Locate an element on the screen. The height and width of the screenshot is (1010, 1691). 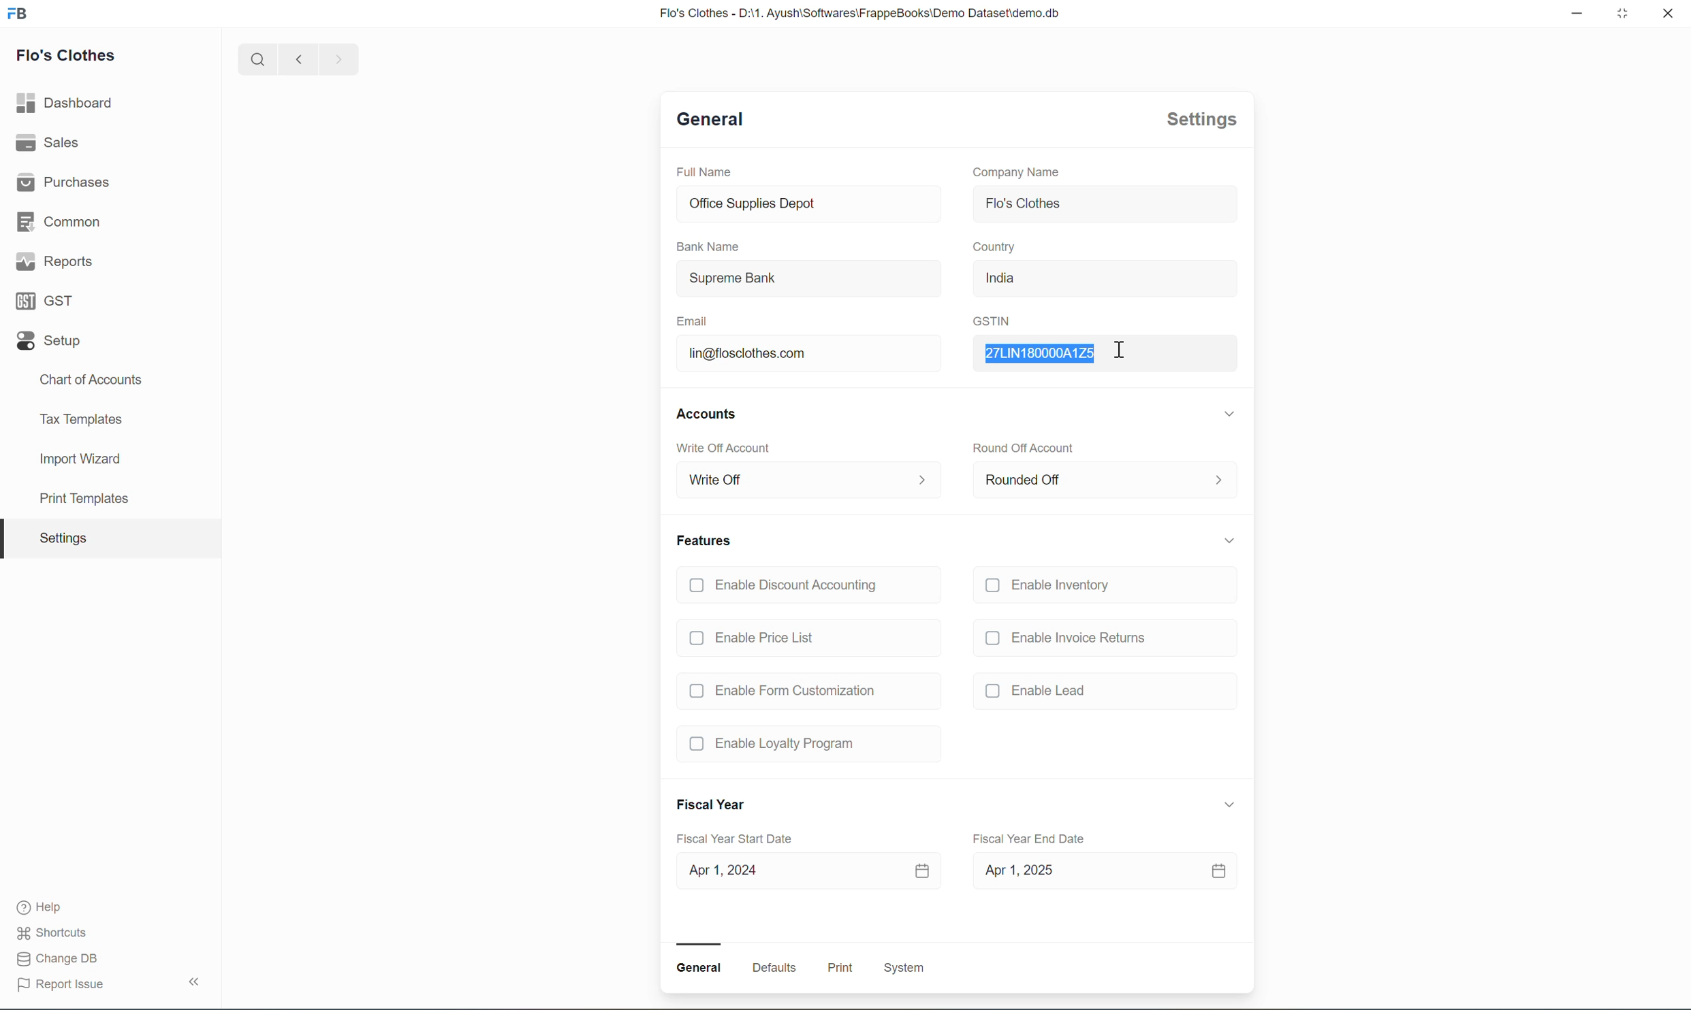
Accounts is located at coordinates (708, 416).